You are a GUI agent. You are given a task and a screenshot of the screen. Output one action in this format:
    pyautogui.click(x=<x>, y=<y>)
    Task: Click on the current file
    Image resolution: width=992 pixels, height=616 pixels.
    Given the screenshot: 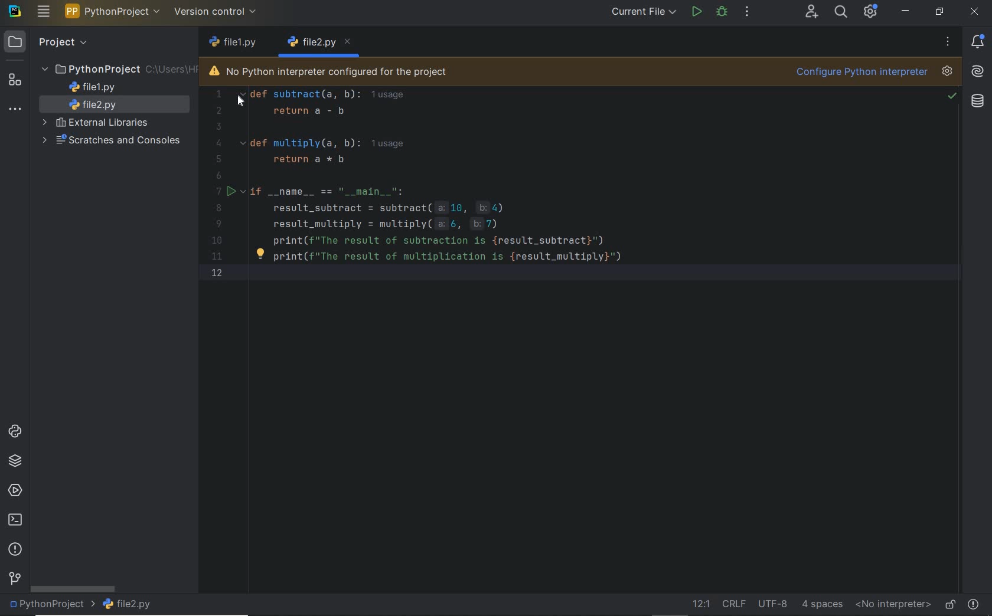 What is the action you would take?
    pyautogui.click(x=644, y=11)
    